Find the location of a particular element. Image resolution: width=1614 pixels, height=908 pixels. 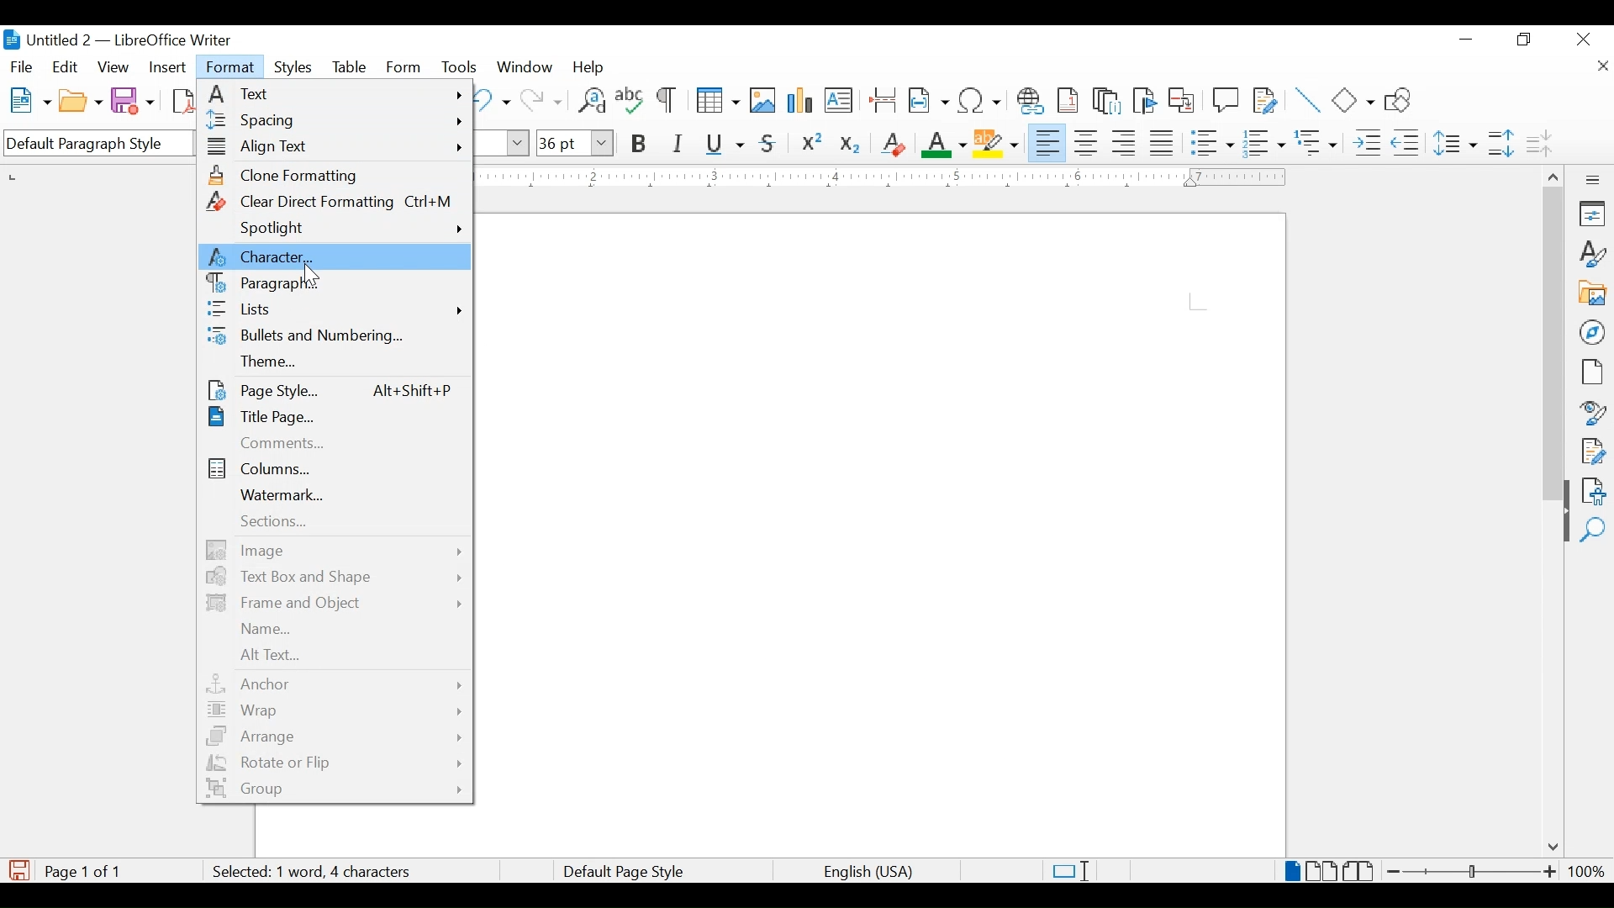

title page is located at coordinates (262, 416).